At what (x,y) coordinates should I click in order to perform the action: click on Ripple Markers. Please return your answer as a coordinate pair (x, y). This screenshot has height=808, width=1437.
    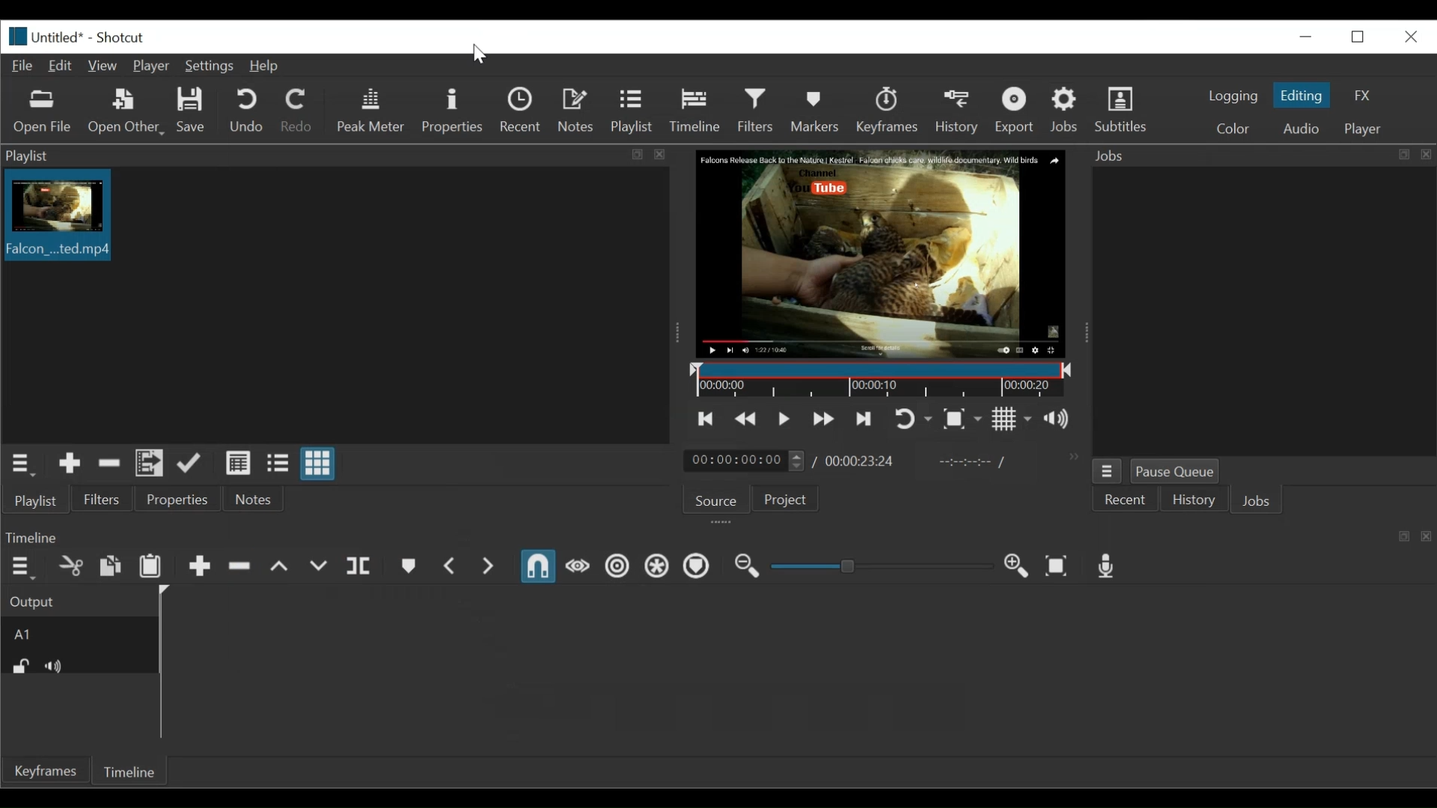
    Looking at the image, I should click on (699, 569).